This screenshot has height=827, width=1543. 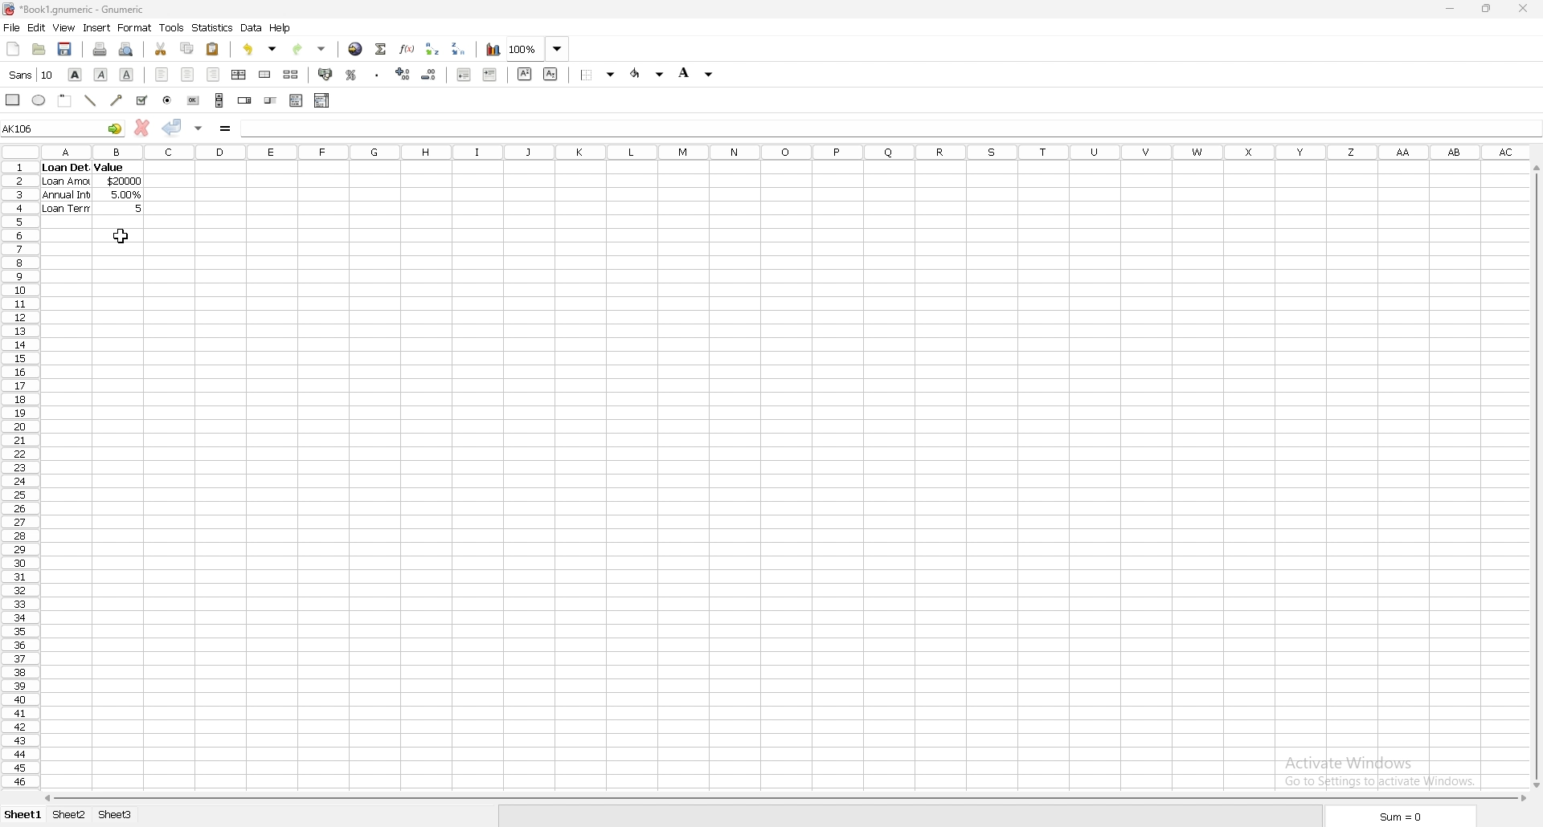 I want to click on centre horizontally, so click(x=239, y=75).